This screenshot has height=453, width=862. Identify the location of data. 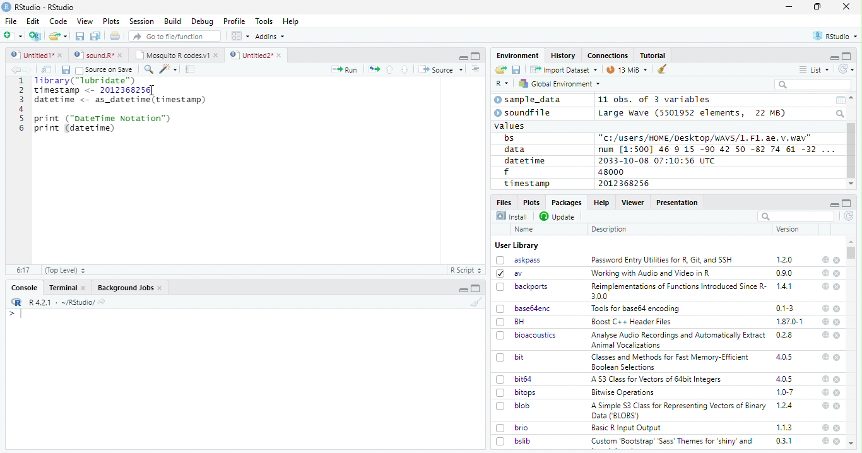
(517, 150).